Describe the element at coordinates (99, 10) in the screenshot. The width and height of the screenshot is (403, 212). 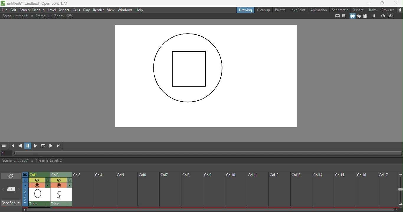
I see `Render` at that location.